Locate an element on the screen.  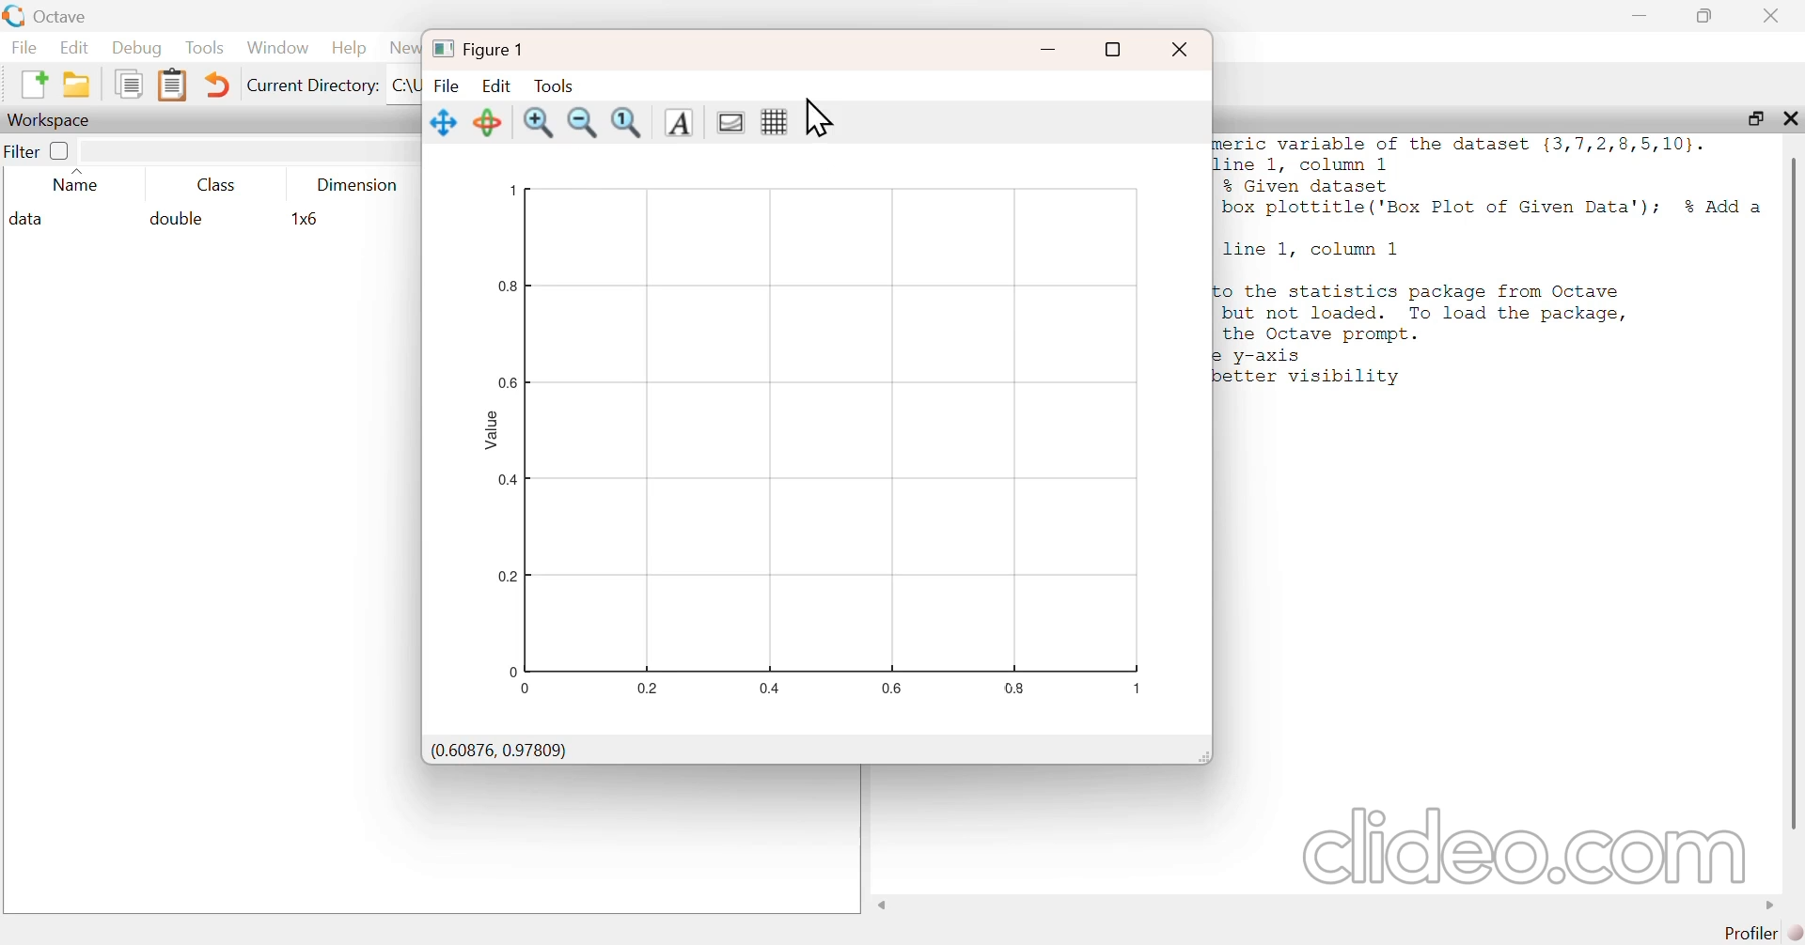
class is located at coordinates (217, 185).